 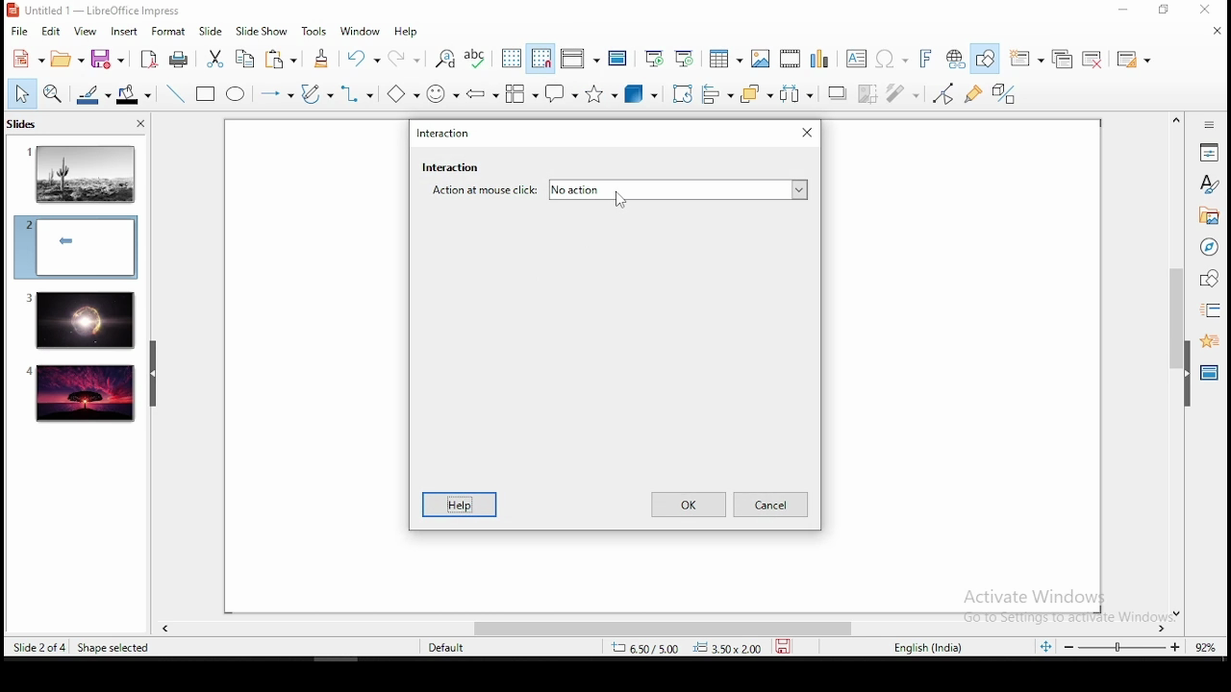 I want to click on format, so click(x=167, y=31).